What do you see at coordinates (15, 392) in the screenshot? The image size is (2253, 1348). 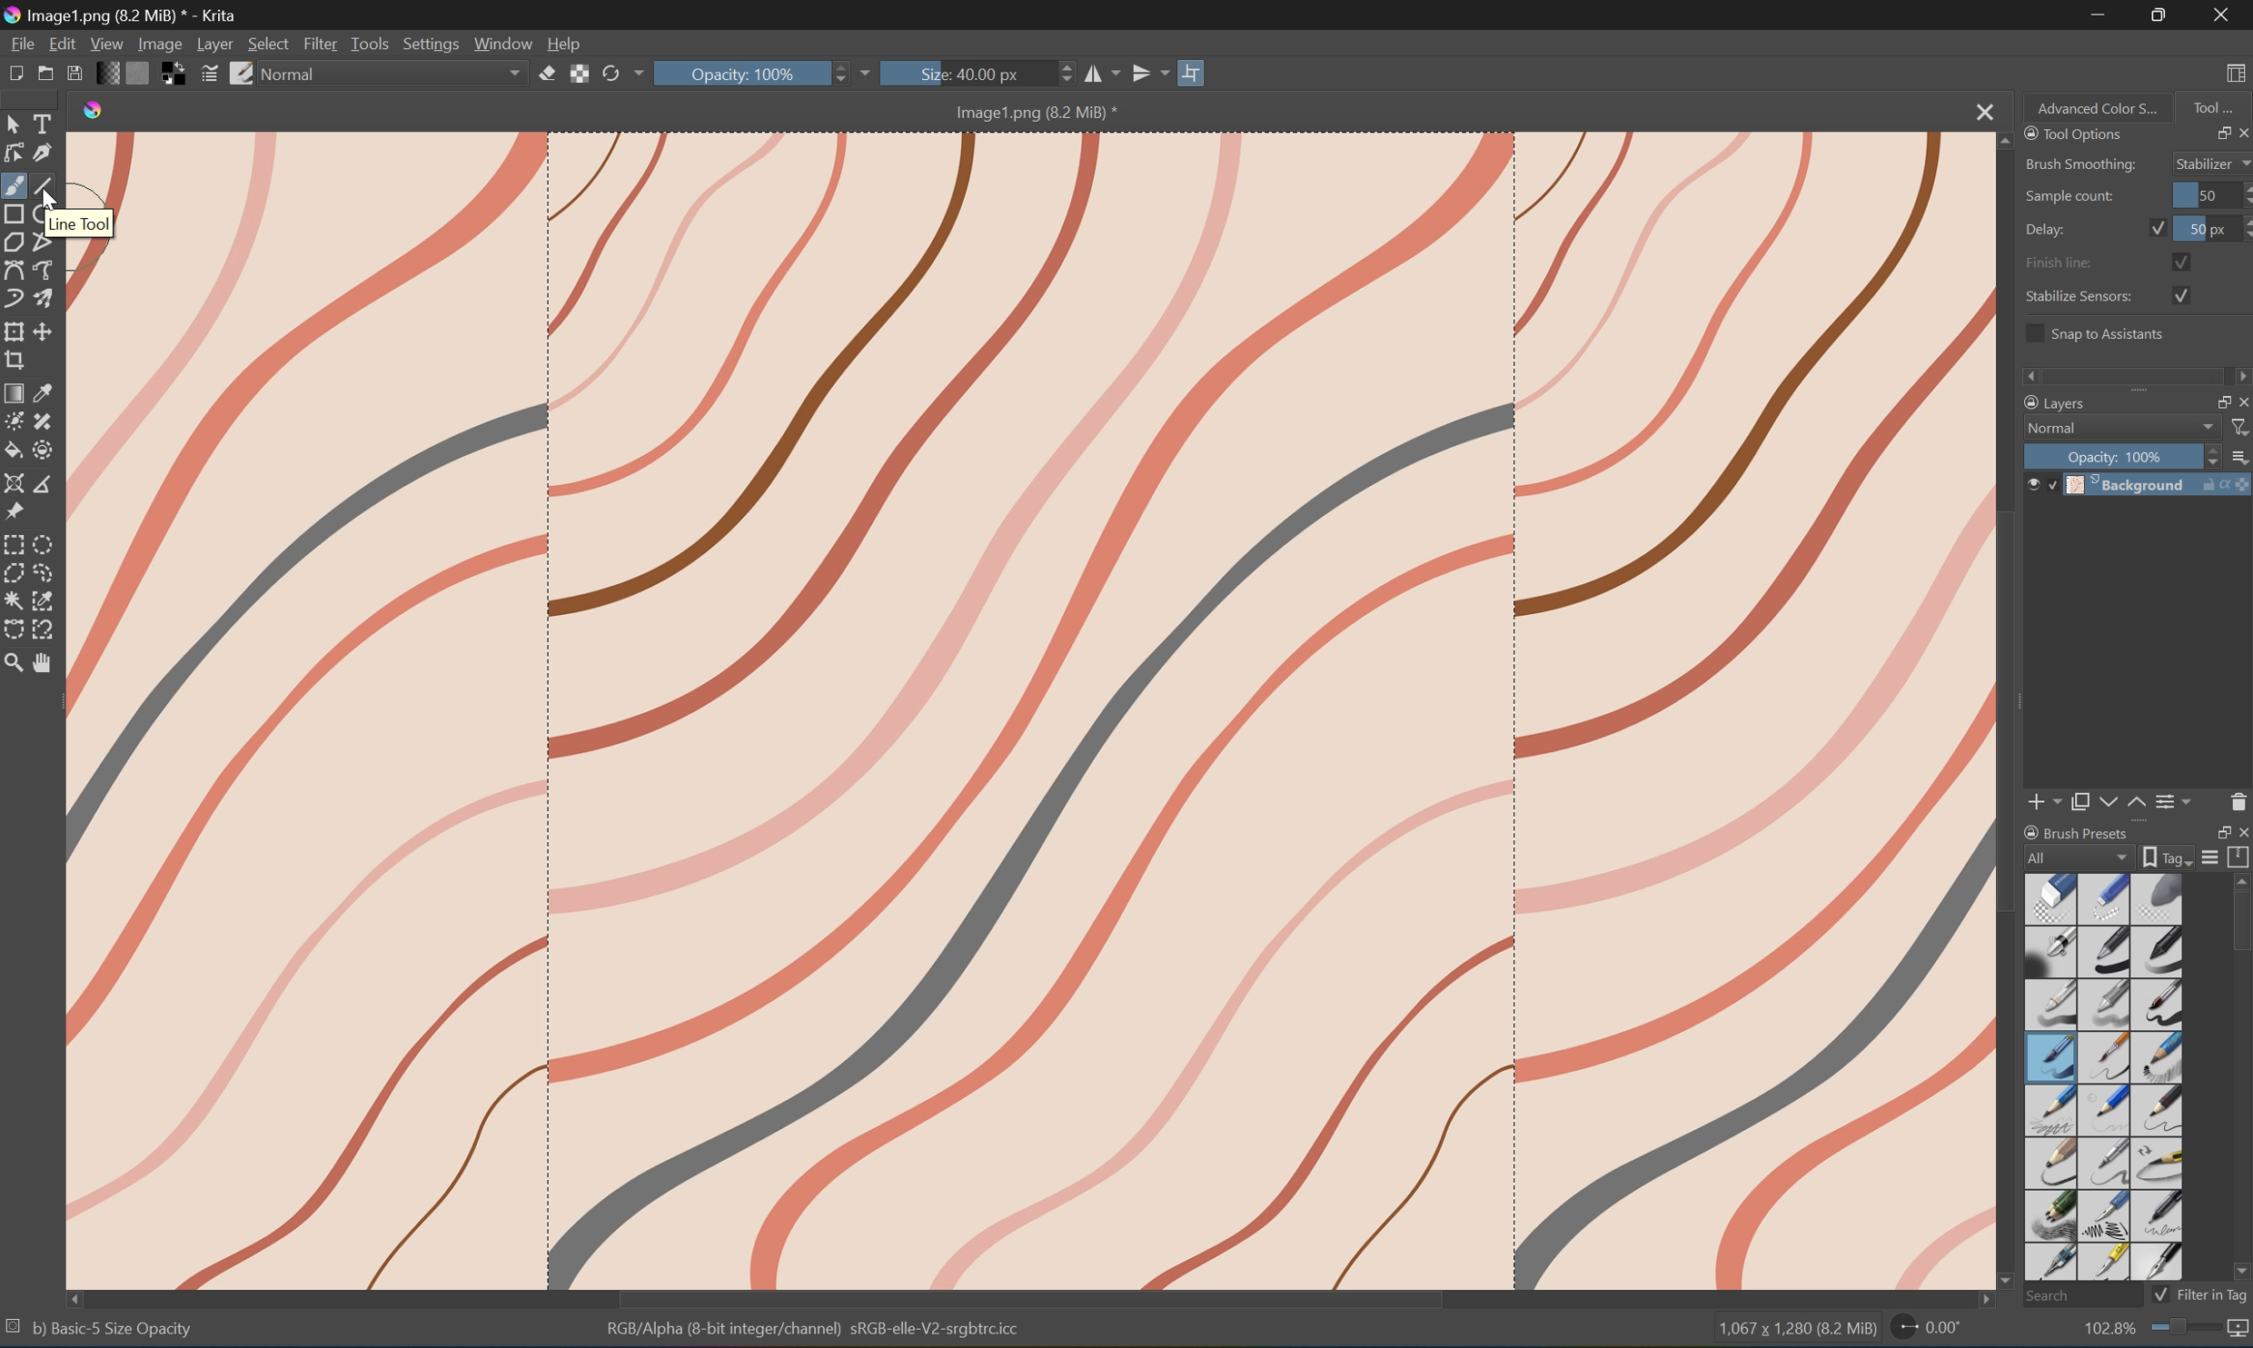 I see `Draw a gradient` at bounding box center [15, 392].